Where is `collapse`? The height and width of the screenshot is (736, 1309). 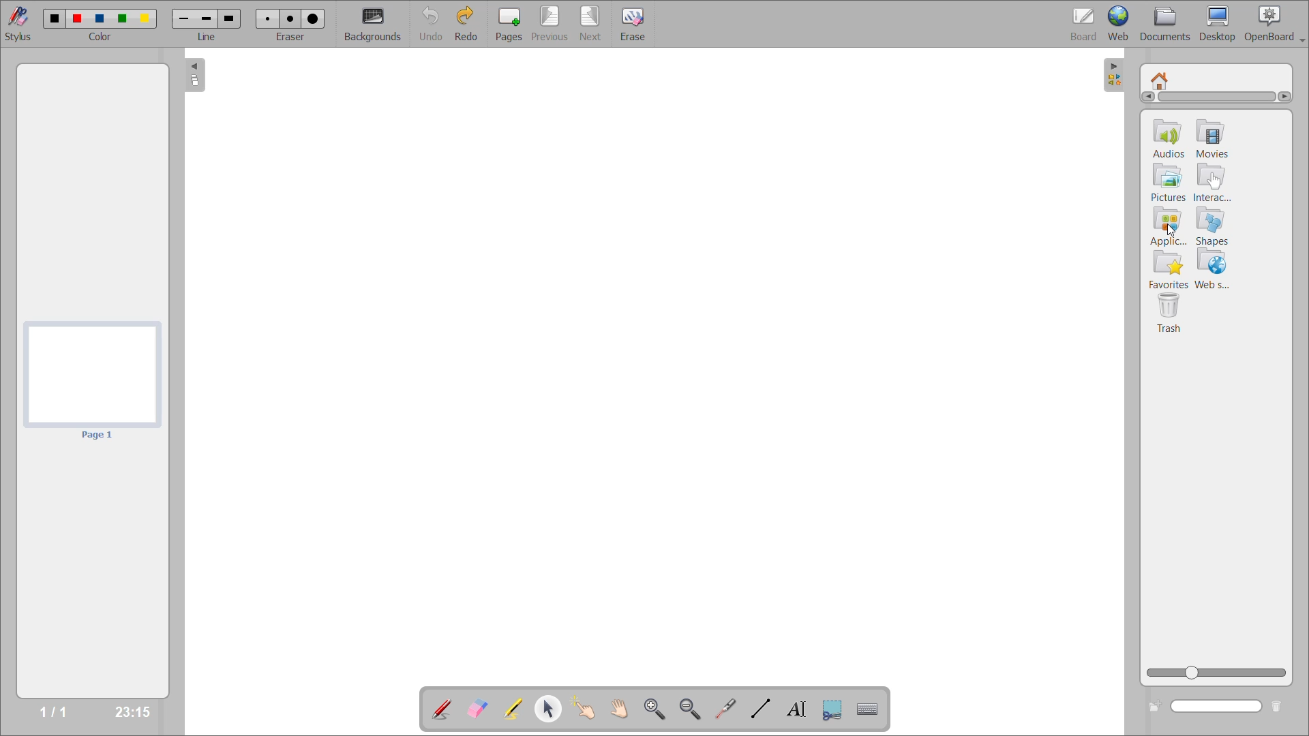 collapse is located at coordinates (1115, 76).